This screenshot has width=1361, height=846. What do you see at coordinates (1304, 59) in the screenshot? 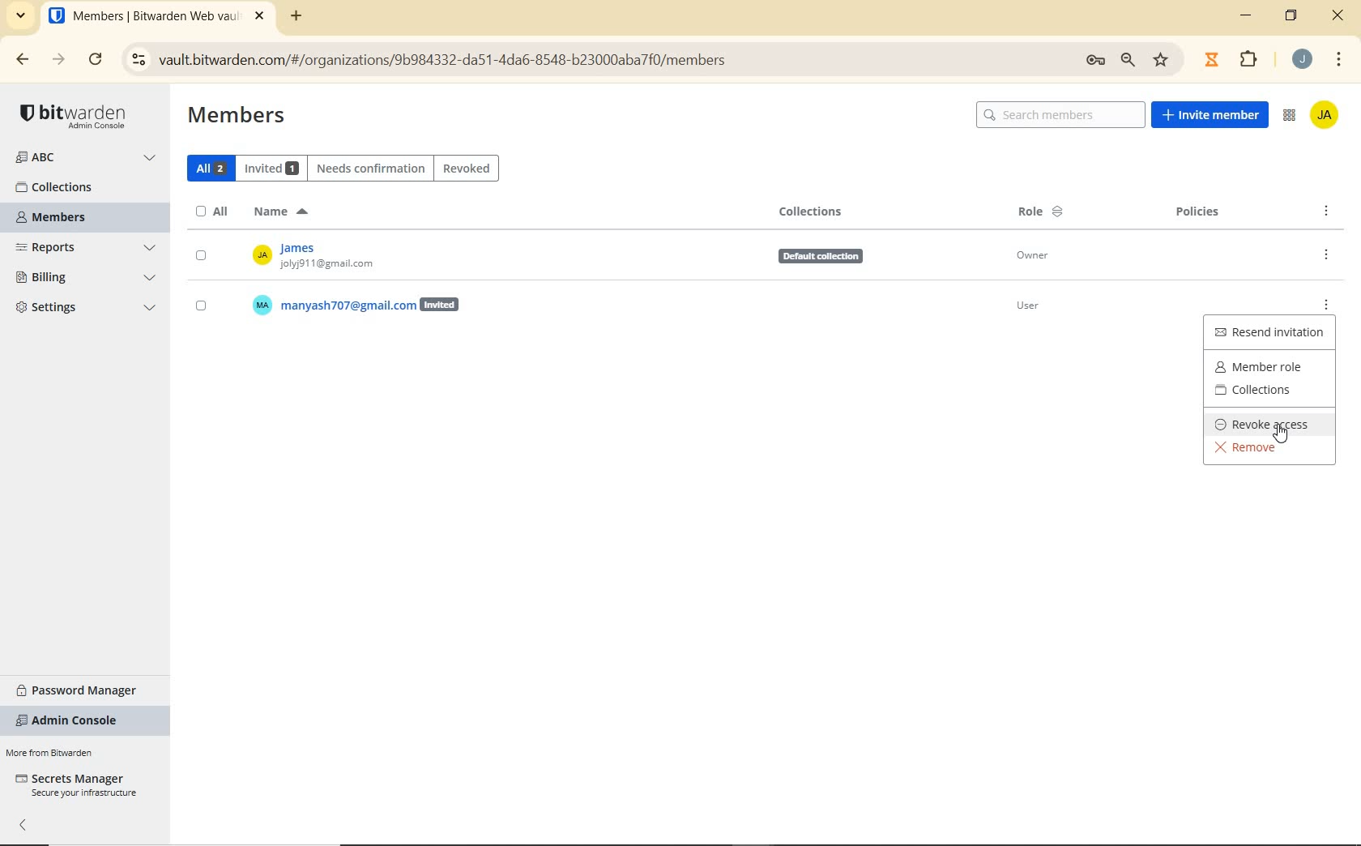
I see `ACCOUNT NAME` at bounding box center [1304, 59].